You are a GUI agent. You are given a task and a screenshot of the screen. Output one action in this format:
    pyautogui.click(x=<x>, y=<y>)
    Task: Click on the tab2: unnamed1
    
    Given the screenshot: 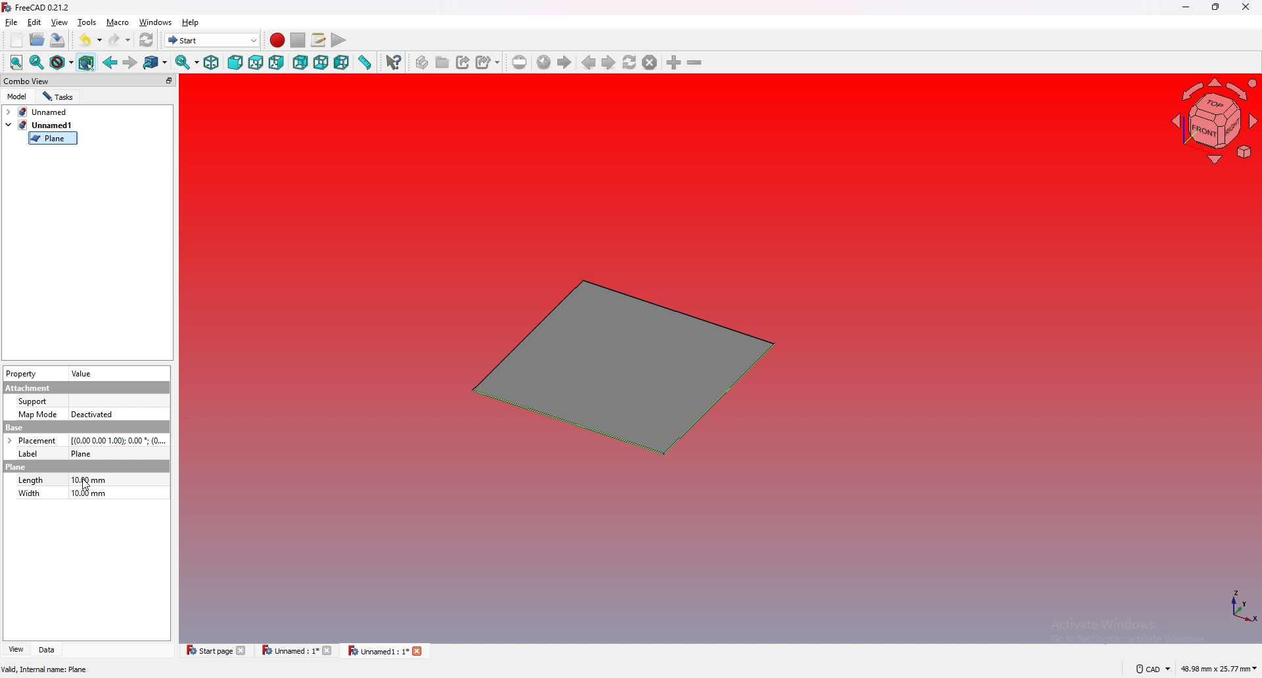 What is the action you would take?
    pyautogui.click(x=39, y=125)
    